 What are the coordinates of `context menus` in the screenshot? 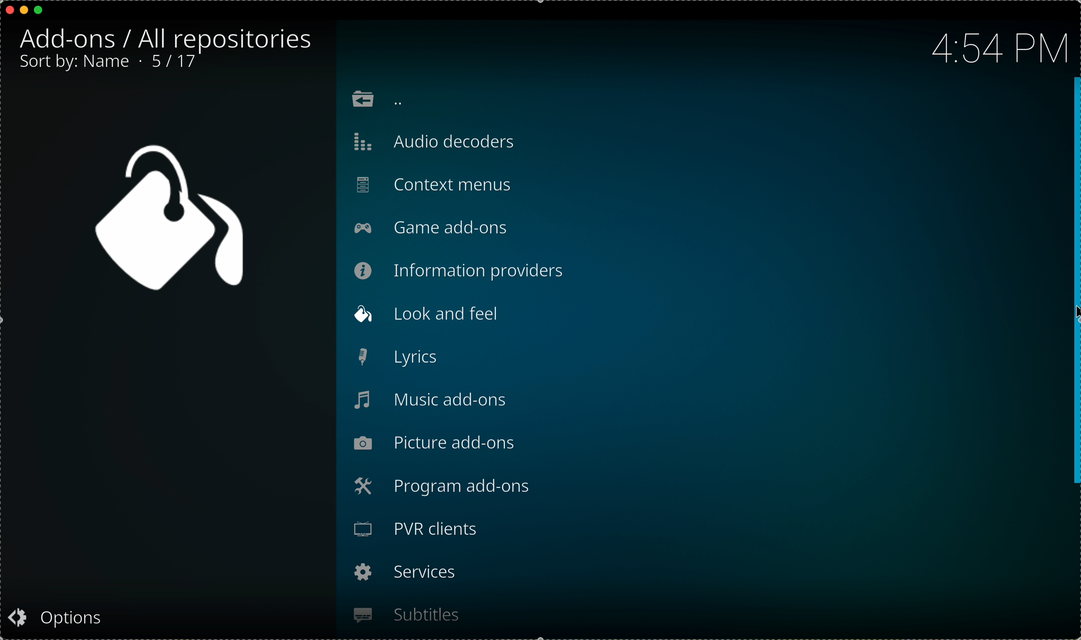 It's located at (435, 185).